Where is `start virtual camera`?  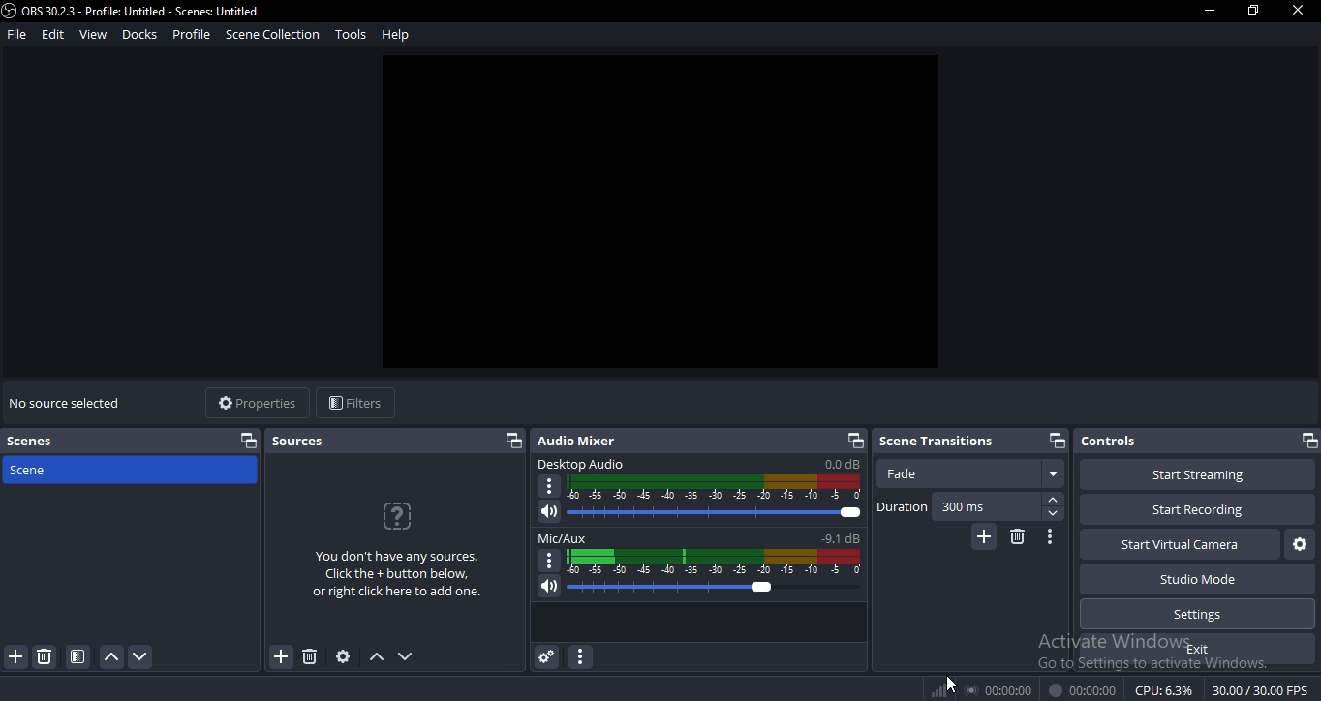 start virtual camera is located at coordinates (1297, 545).